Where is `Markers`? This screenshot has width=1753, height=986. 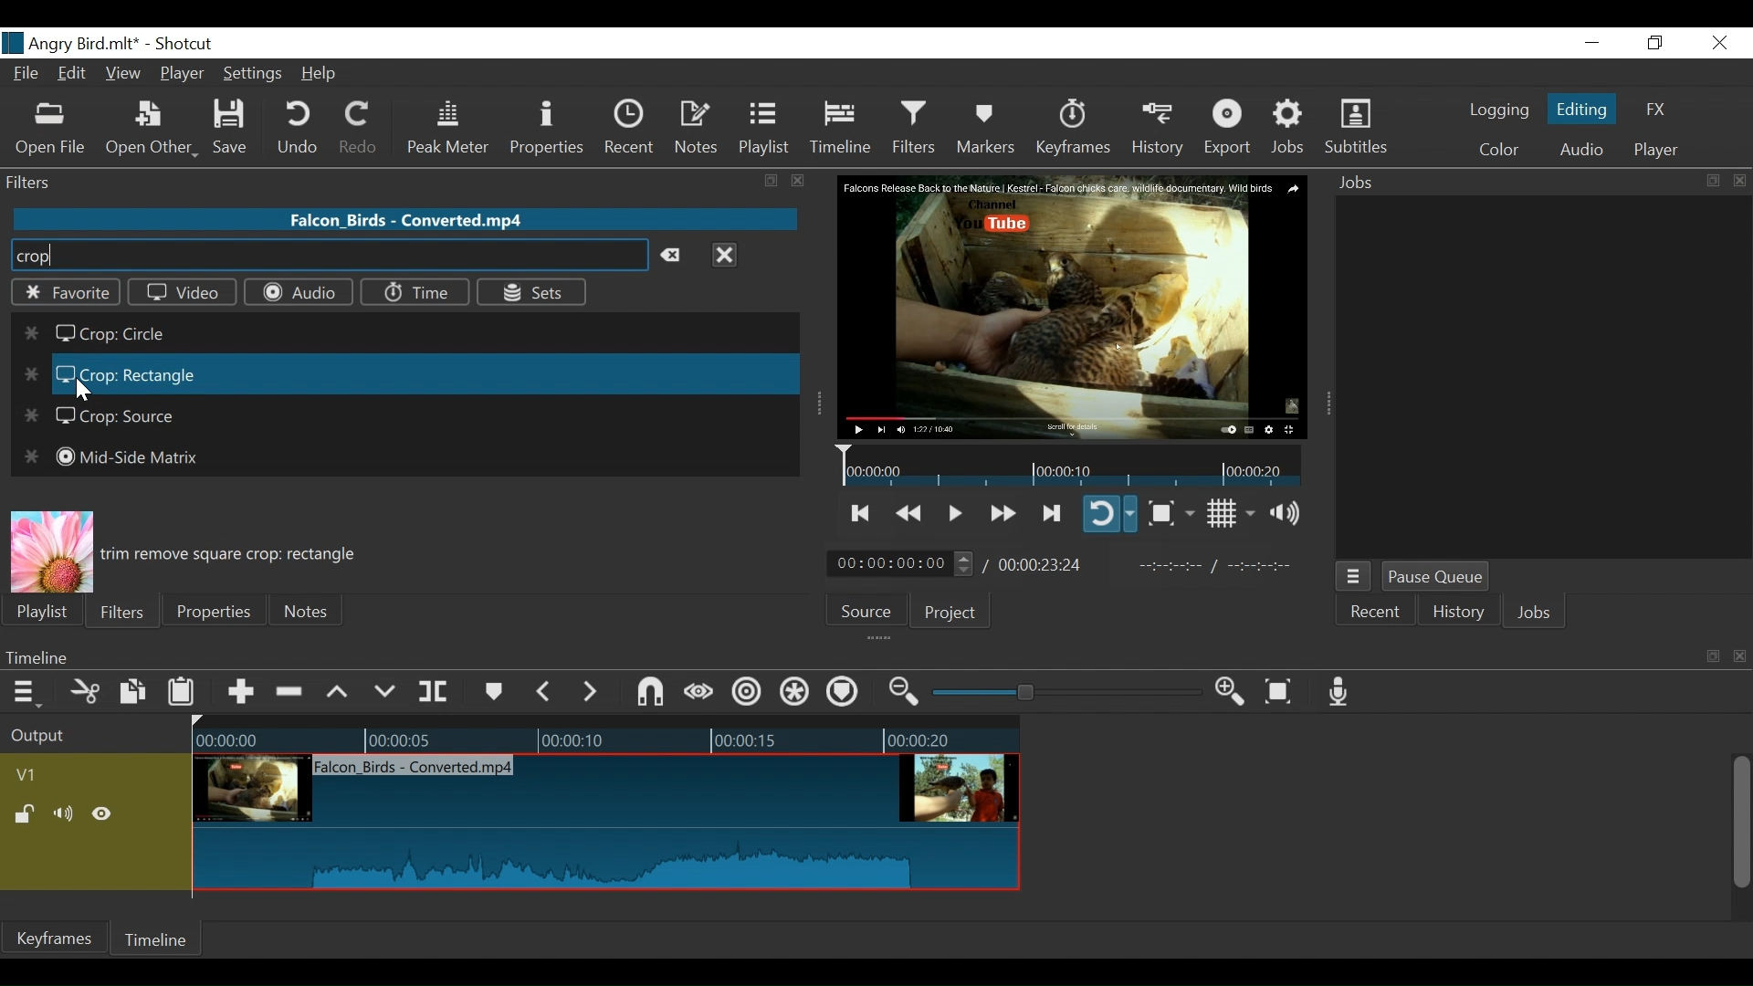 Markers is located at coordinates (985, 128).